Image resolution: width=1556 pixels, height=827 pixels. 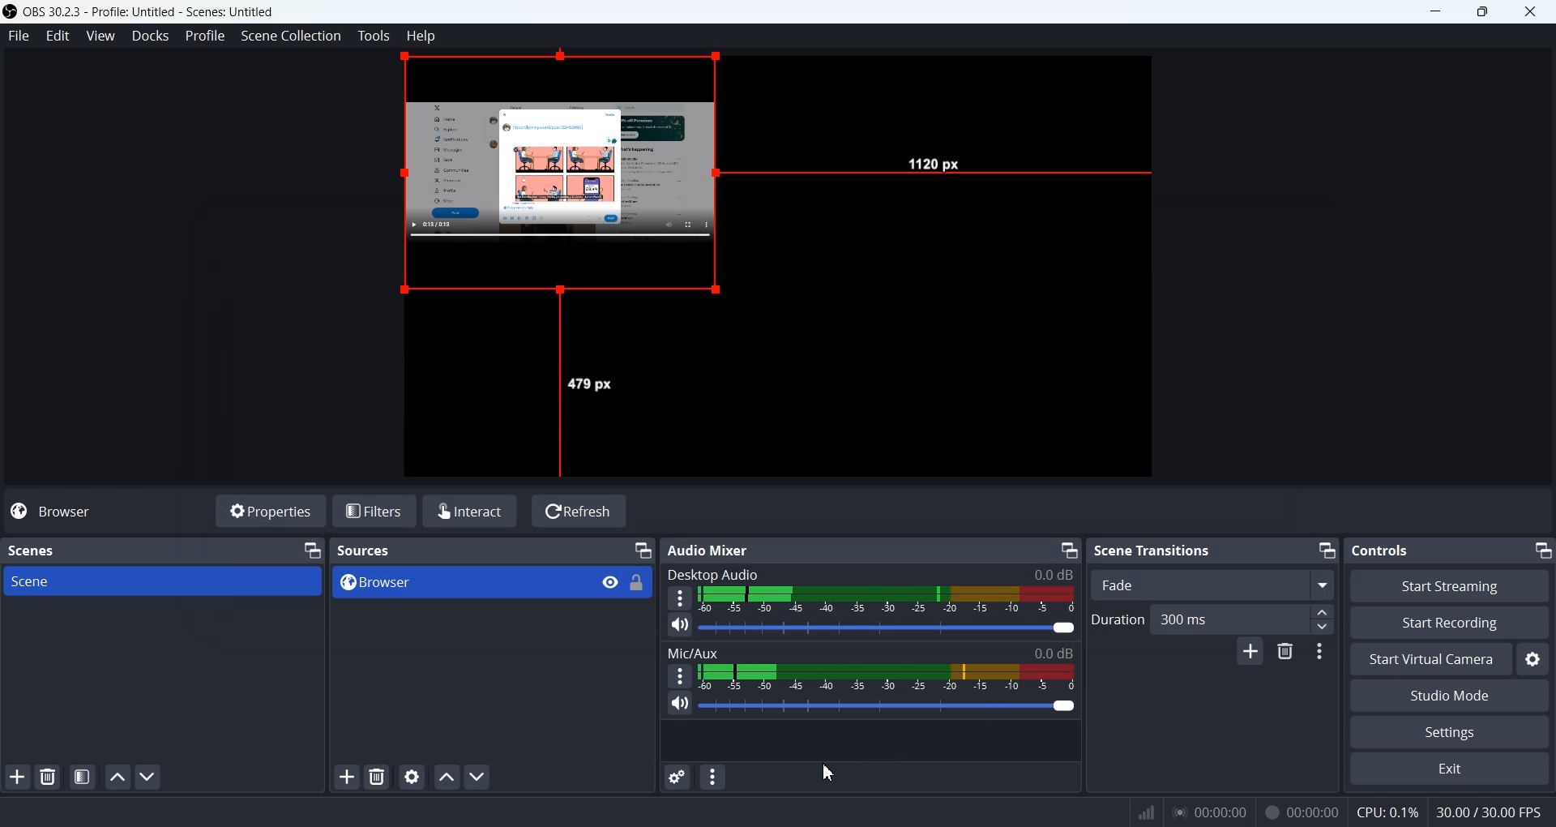 What do you see at coordinates (643, 549) in the screenshot?
I see `Minimize` at bounding box center [643, 549].